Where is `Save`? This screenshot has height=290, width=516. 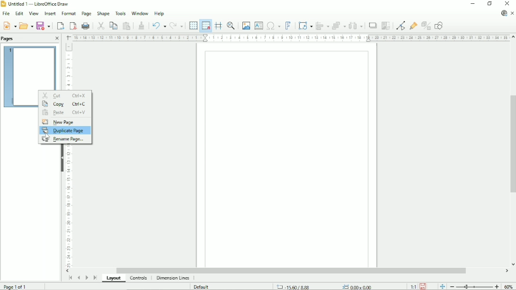 Save is located at coordinates (44, 26).